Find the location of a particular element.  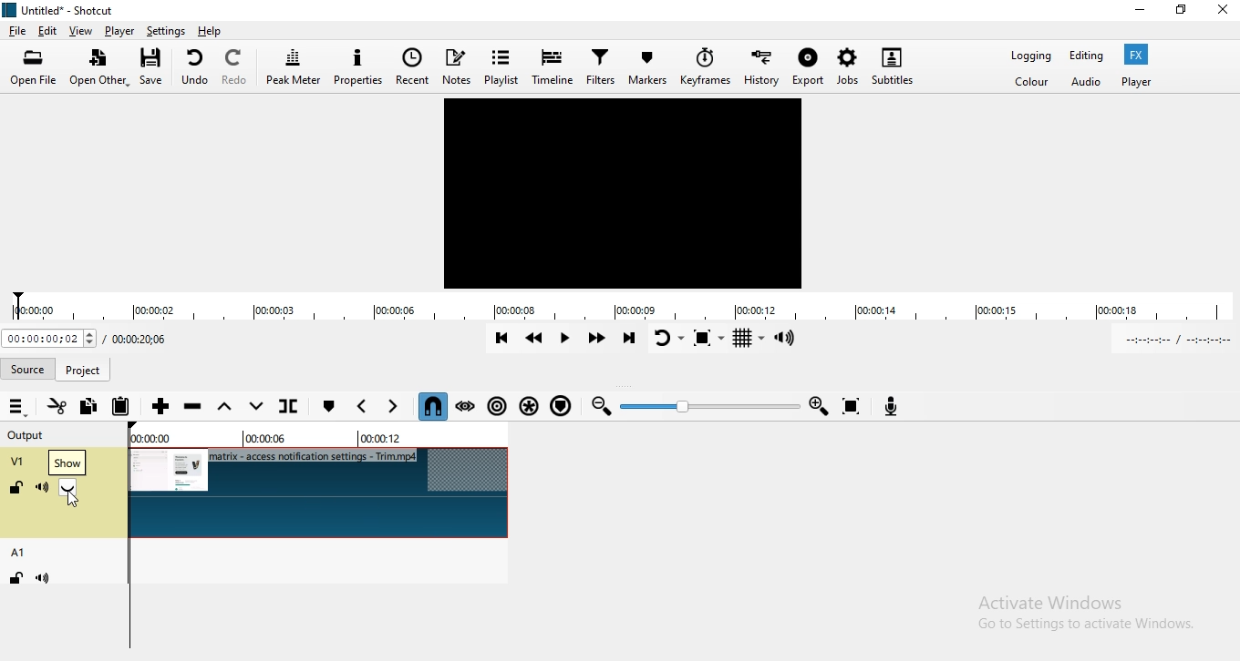

create/edit marker is located at coordinates (330, 405).